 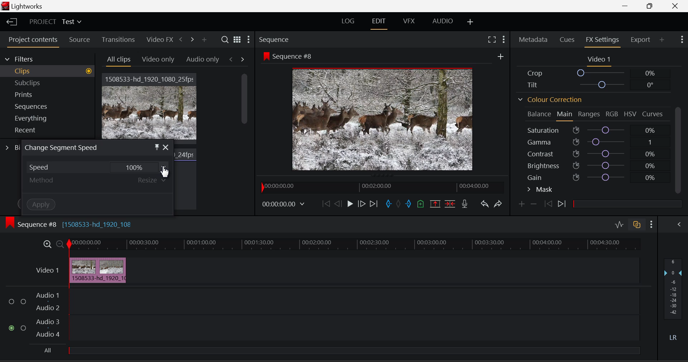 What do you see at coordinates (59, 244) in the screenshot?
I see `Minimize Timeline` at bounding box center [59, 244].